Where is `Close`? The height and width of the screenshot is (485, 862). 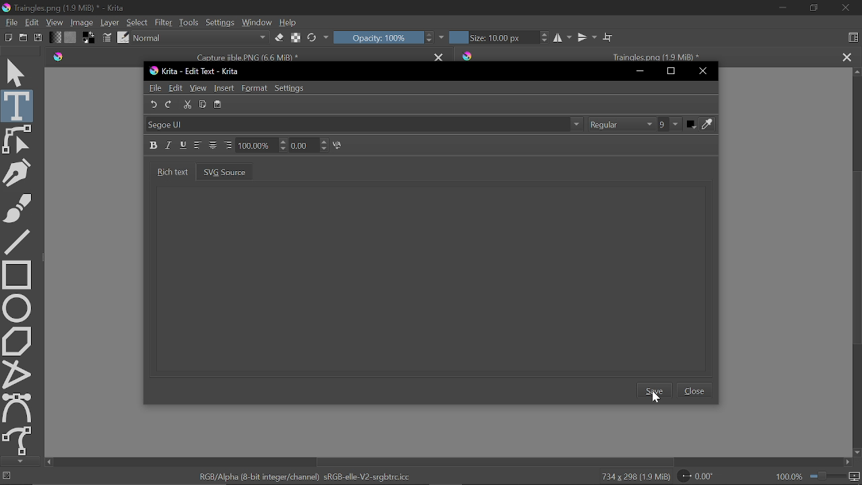
Close is located at coordinates (704, 71).